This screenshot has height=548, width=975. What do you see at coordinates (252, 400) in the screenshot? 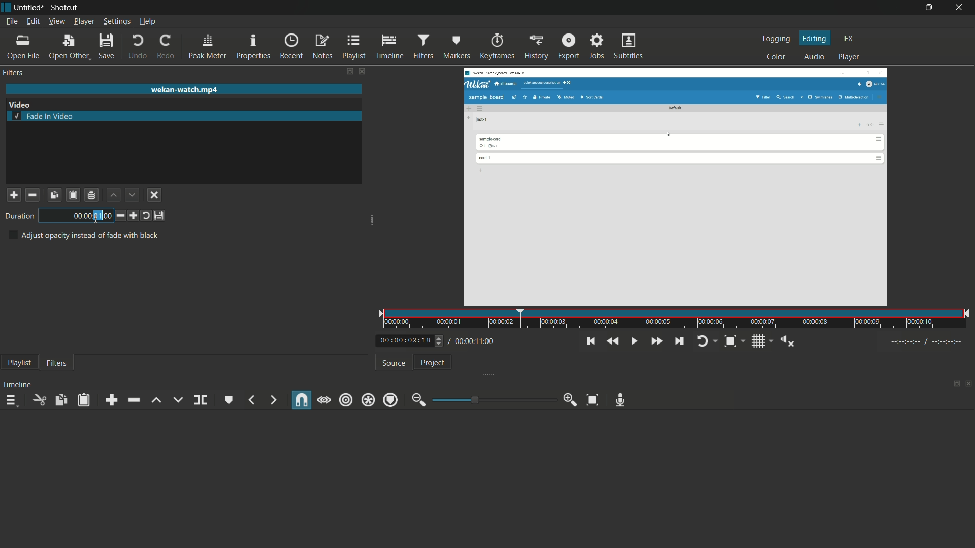
I see `previous marker` at bounding box center [252, 400].